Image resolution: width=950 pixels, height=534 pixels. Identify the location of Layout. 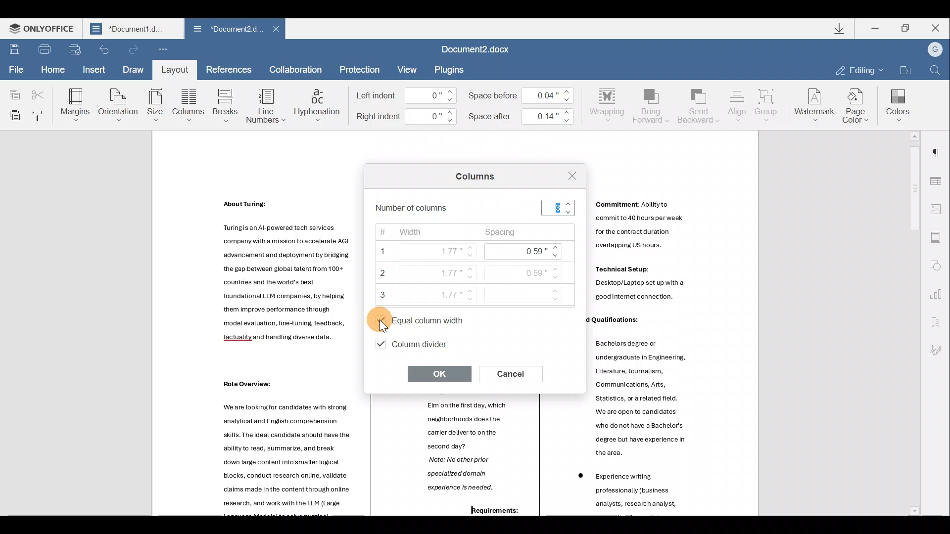
(174, 69).